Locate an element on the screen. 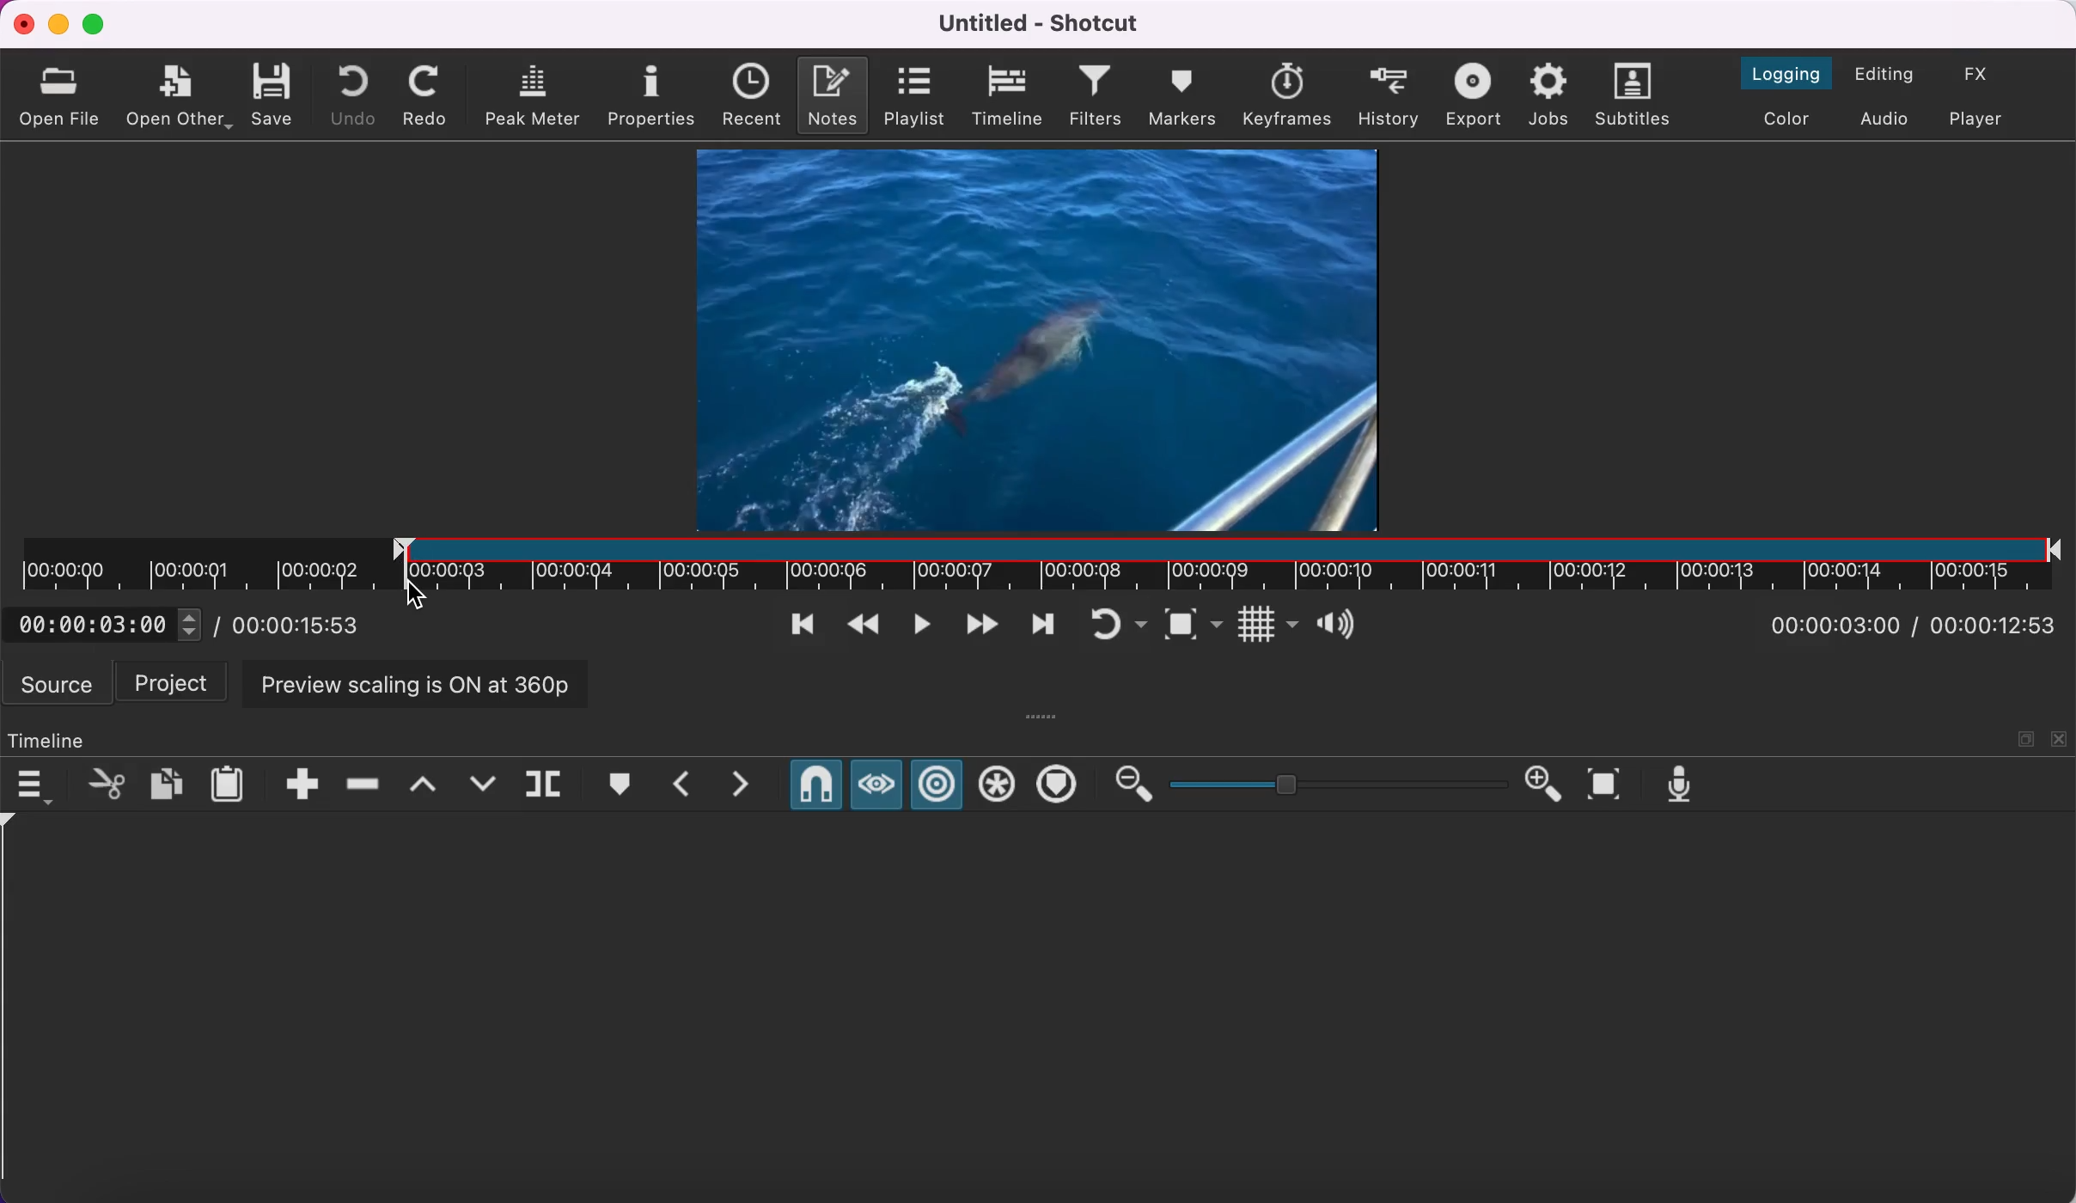 The width and height of the screenshot is (2076, 1203). total duration is located at coordinates (309, 627).